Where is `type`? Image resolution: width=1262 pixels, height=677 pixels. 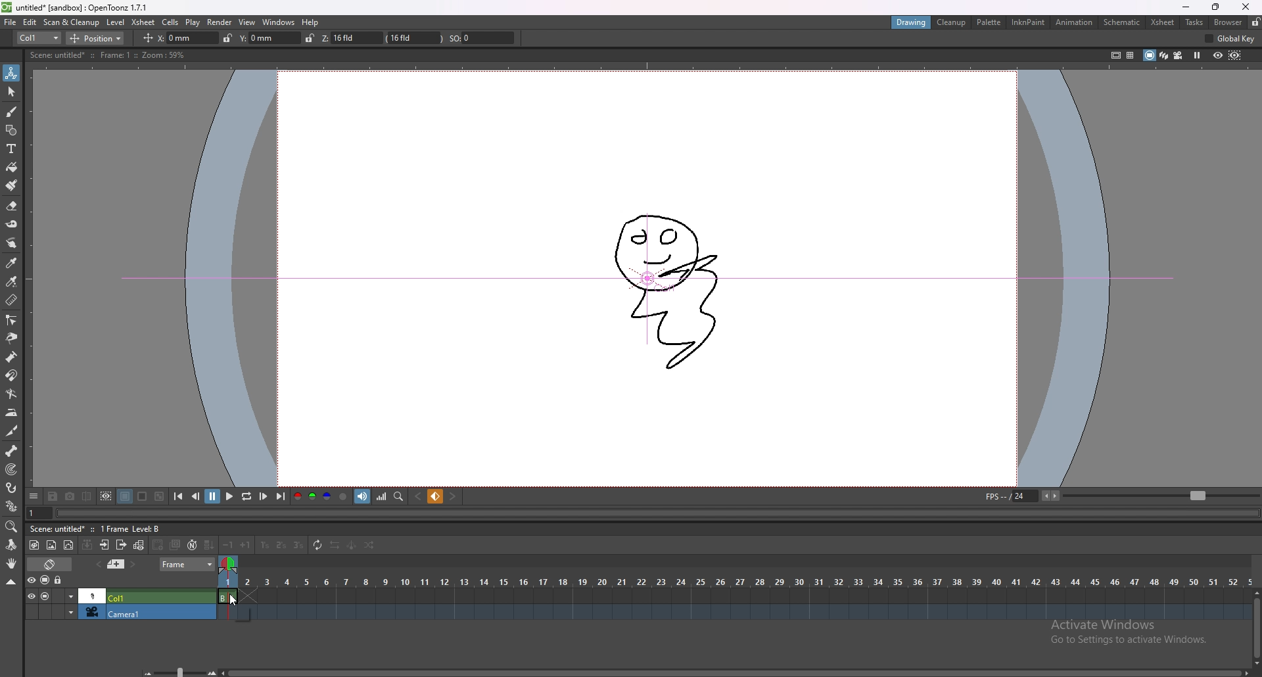 type is located at coordinates (39, 38).